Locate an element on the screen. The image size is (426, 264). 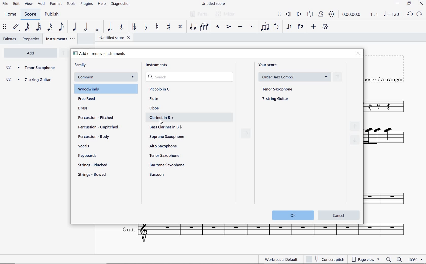
add or remove instruments is located at coordinates (105, 53).